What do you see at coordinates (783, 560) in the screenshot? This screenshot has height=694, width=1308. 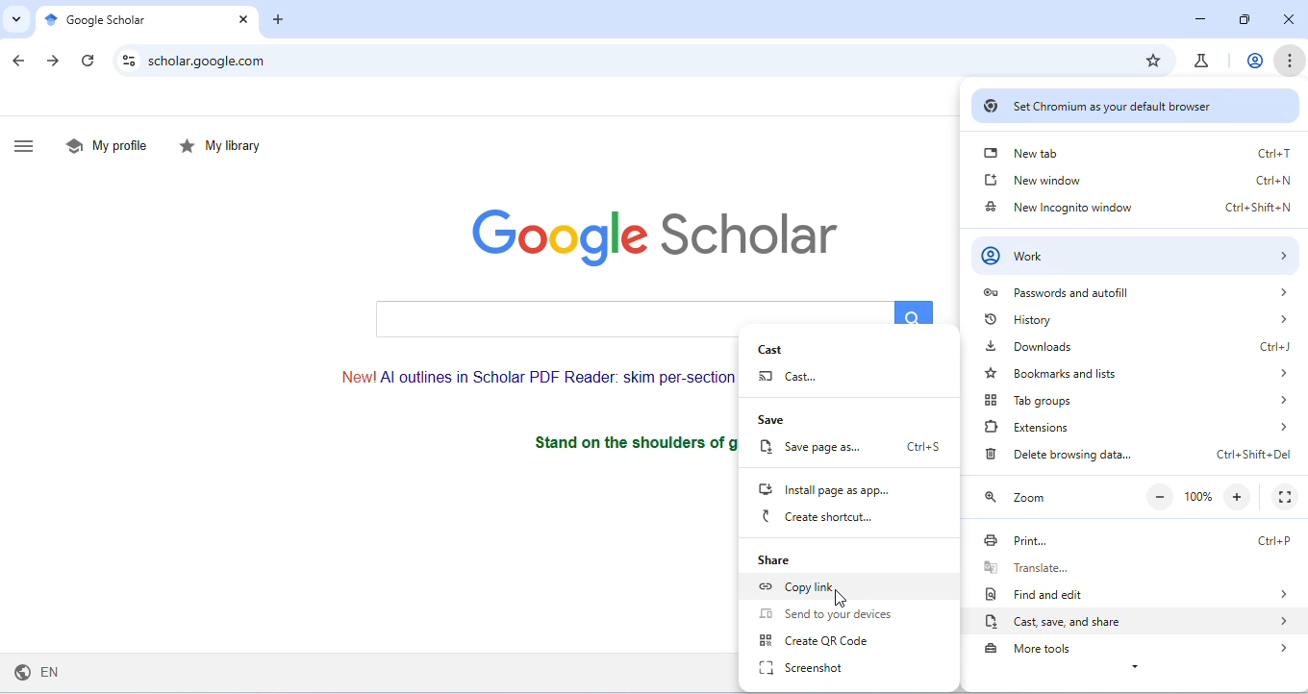 I see `share` at bounding box center [783, 560].